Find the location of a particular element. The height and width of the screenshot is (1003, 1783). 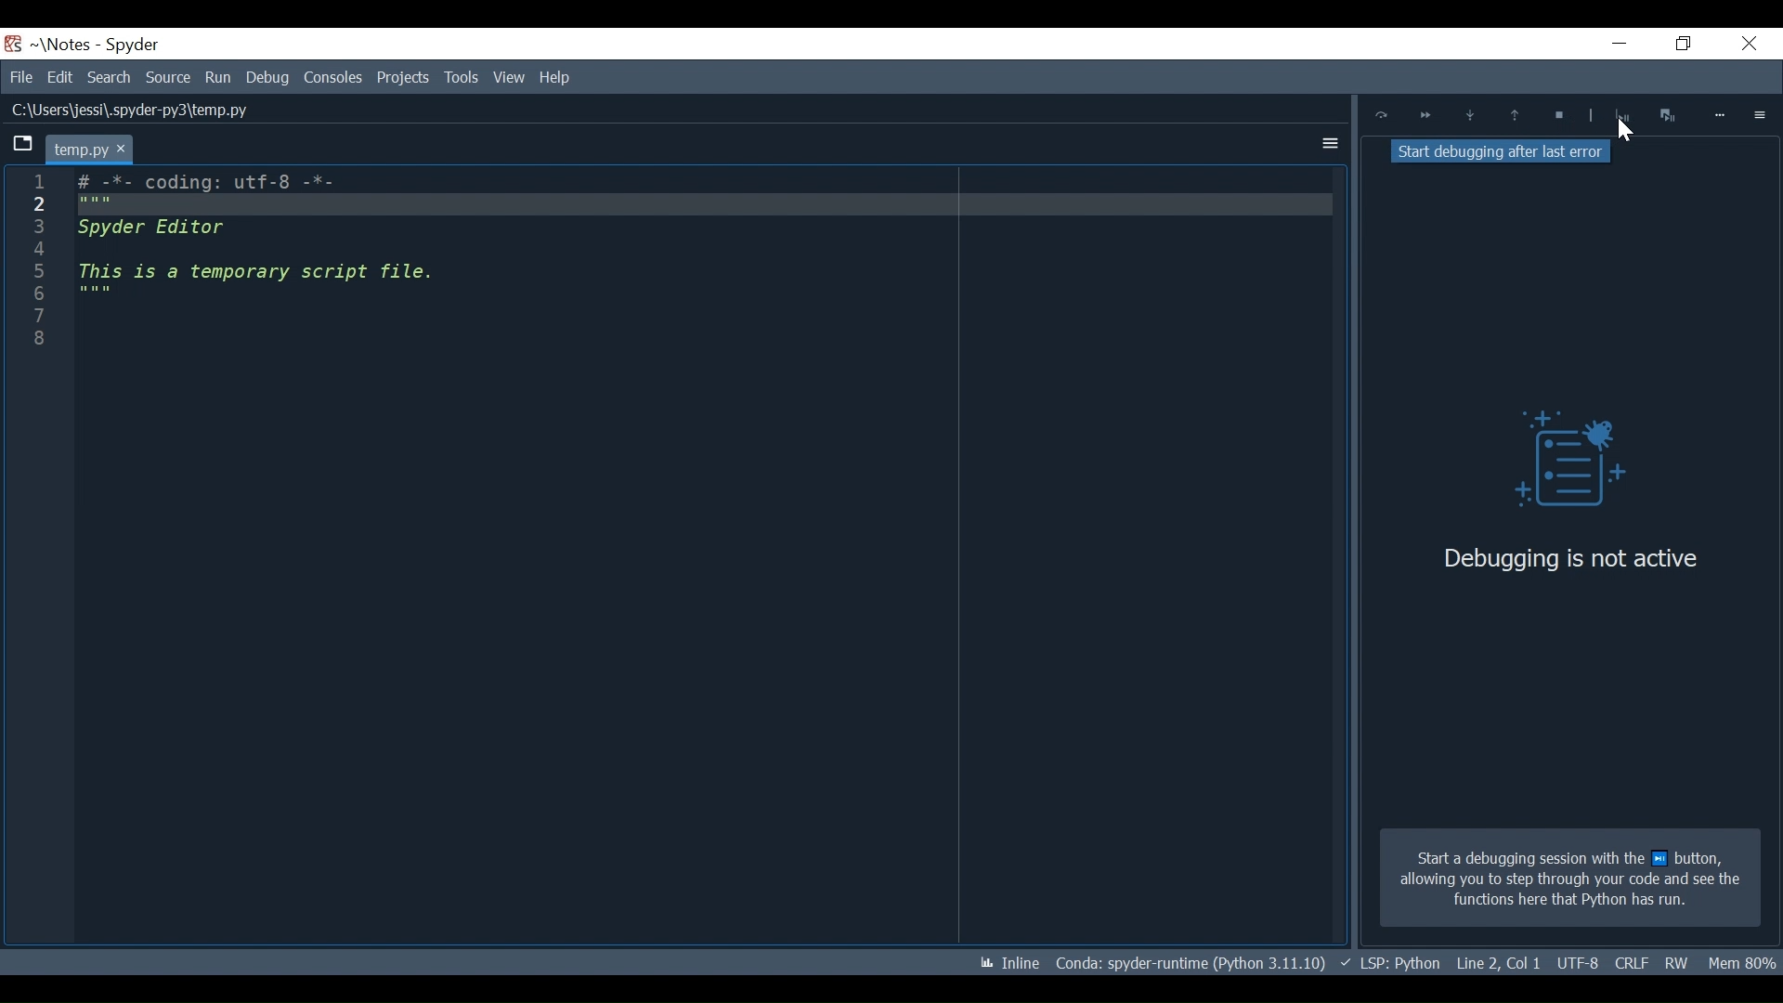

Debug is located at coordinates (267, 77).